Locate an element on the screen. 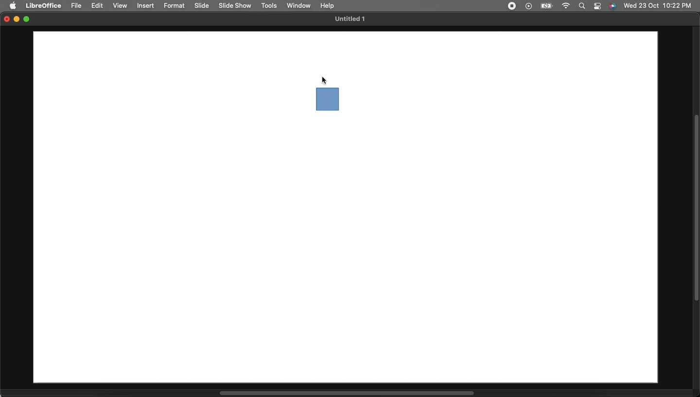 Image resolution: width=700 pixels, height=397 pixels. Apple logo is located at coordinates (14, 6).